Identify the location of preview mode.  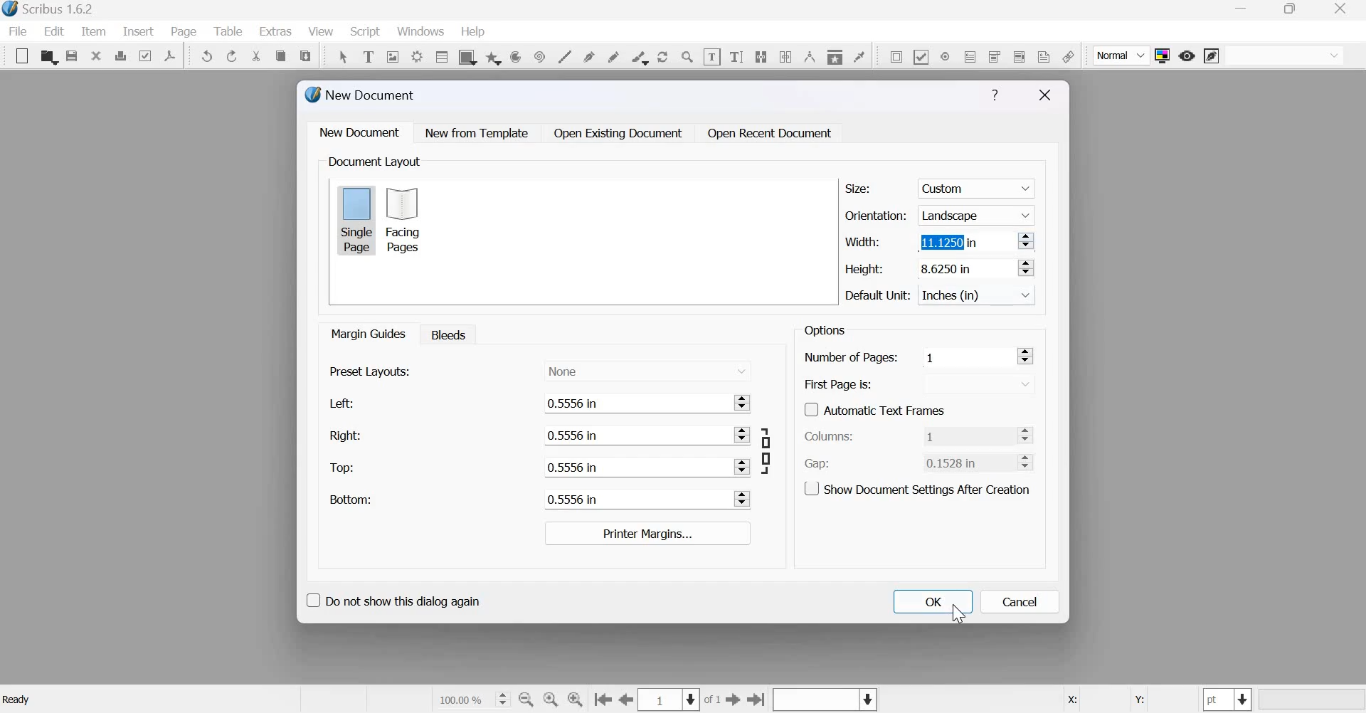
(1187, 56).